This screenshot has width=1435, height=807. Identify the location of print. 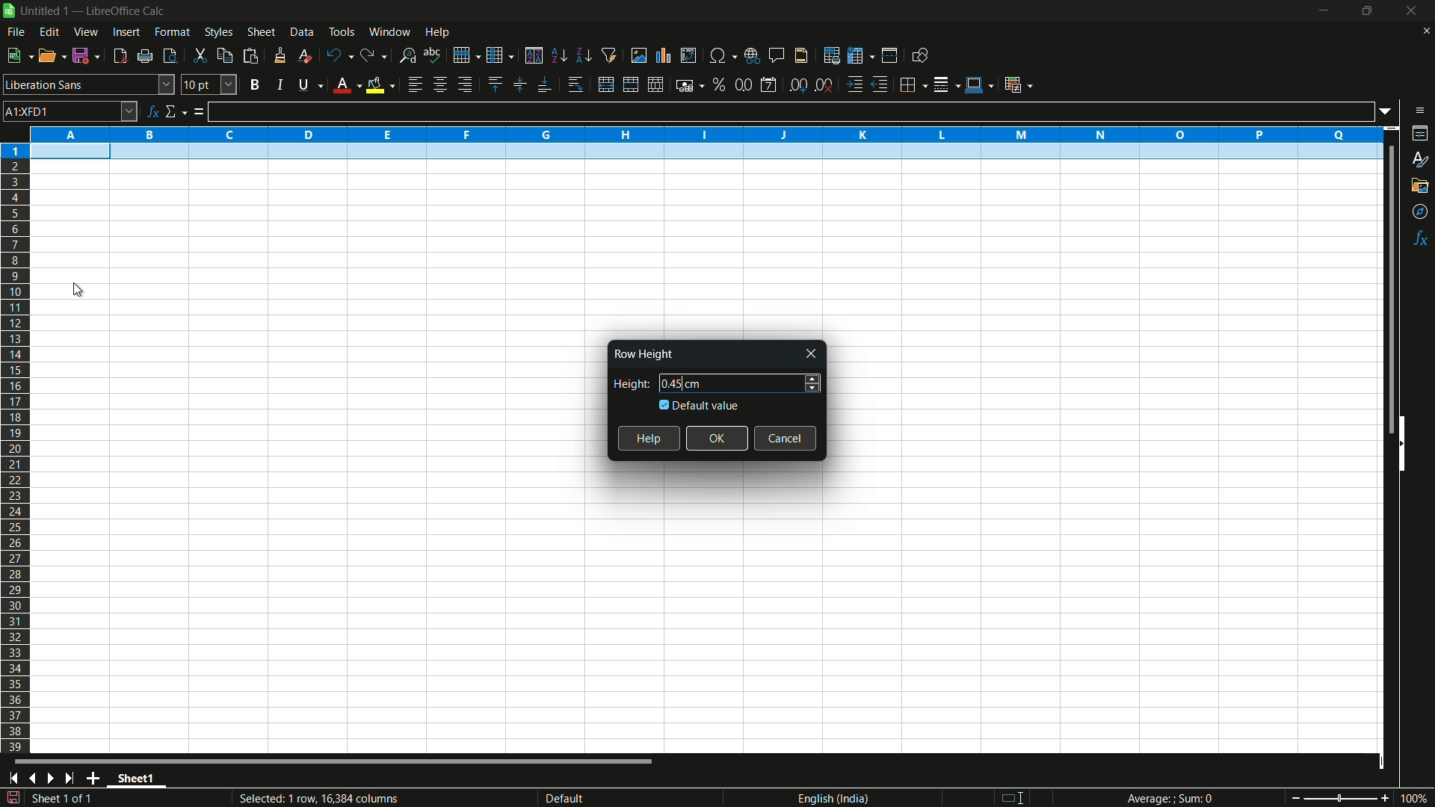
(145, 57).